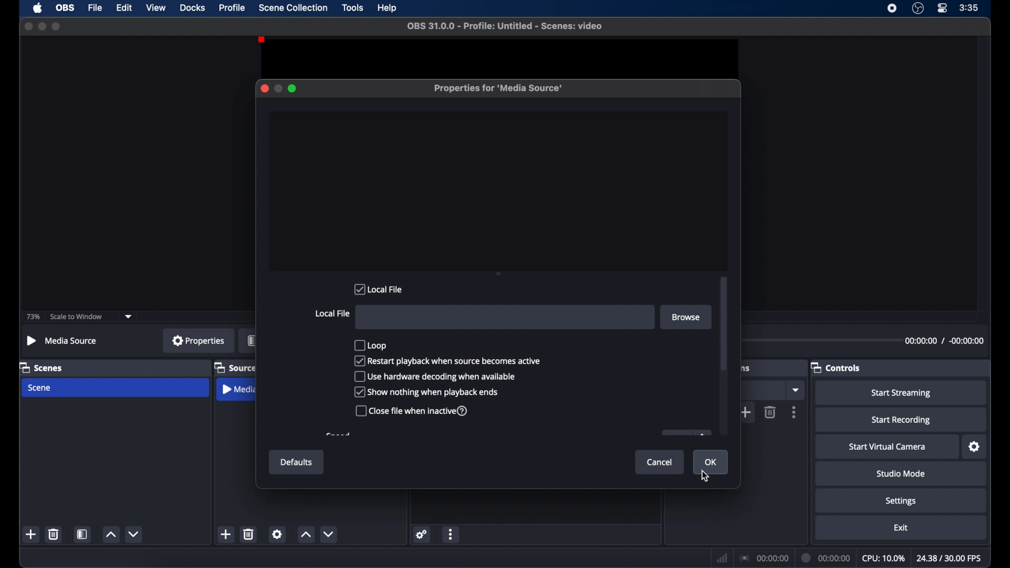  What do you see at coordinates (902, 393) in the screenshot?
I see `start streaming` at bounding box center [902, 393].